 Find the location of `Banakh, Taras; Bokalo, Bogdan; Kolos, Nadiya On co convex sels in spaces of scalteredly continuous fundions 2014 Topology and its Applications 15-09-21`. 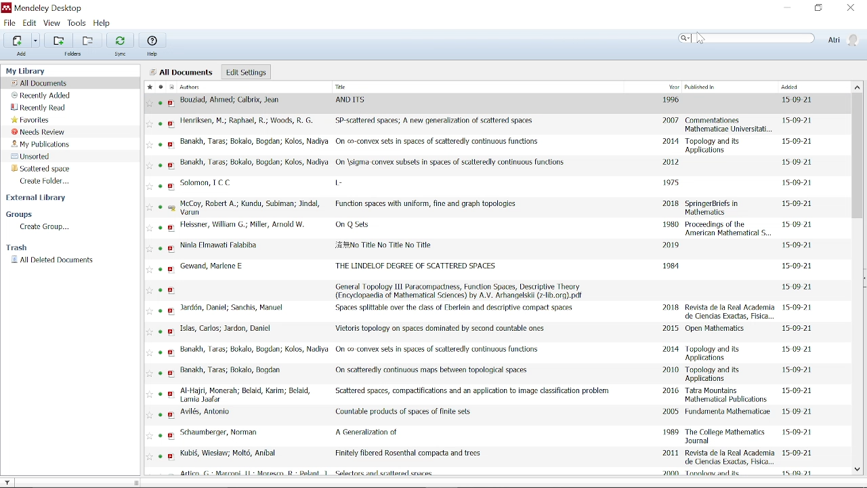

Banakh, Taras; Bokalo, Bogdan; Kolos, Nadiya On co convex sels in spaces of scalteredly continuous fundions 2014 Topology and its Applications 15-09-21 is located at coordinates (492, 352).